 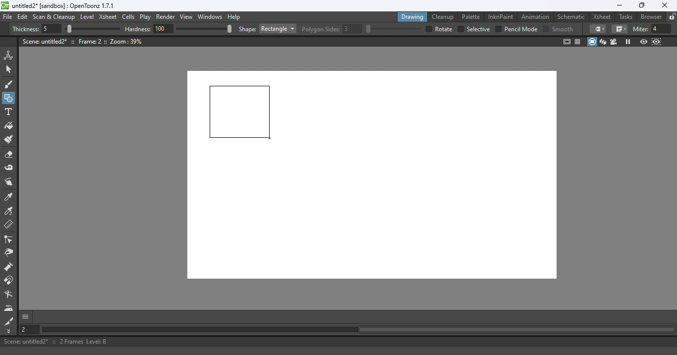 I want to click on drawing cursor, so click(x=271, y=139).